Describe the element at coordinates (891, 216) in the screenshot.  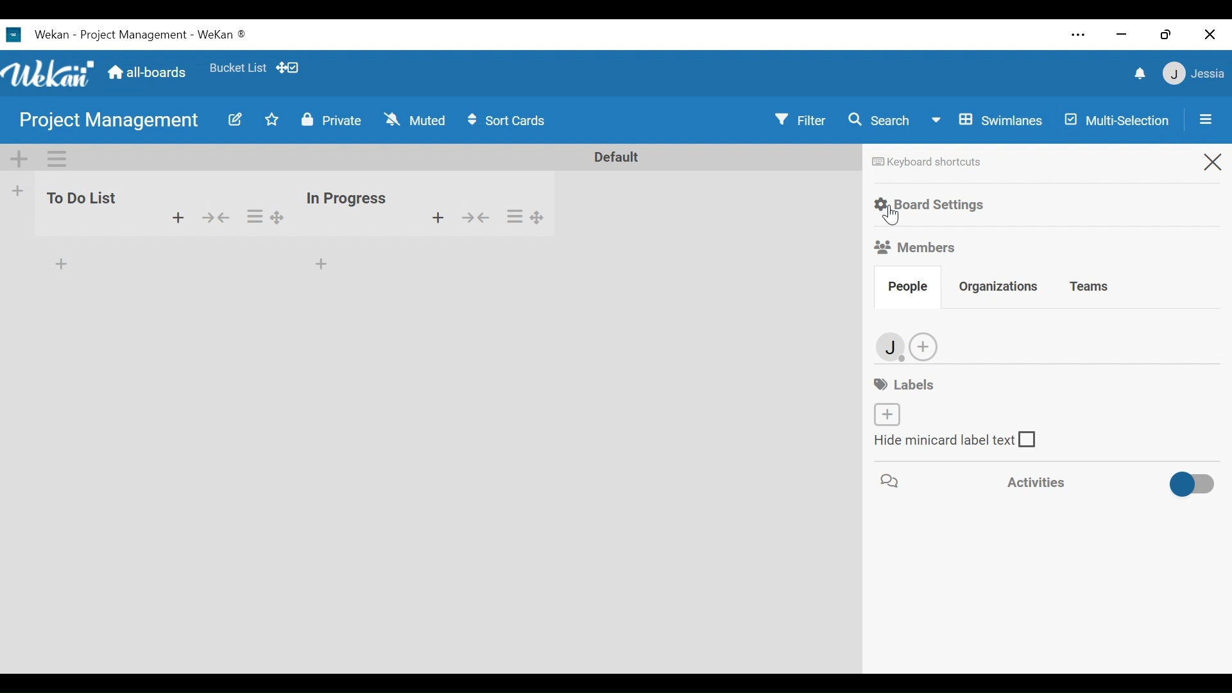
I see `Cursor` at that location.